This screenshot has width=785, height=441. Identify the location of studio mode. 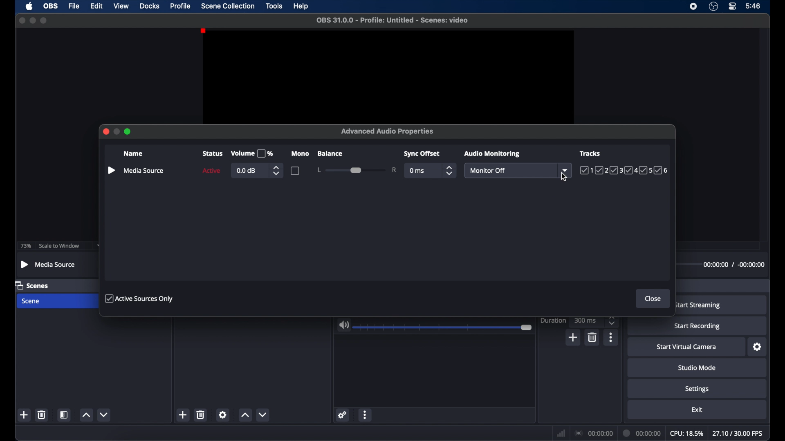
(697, 367).